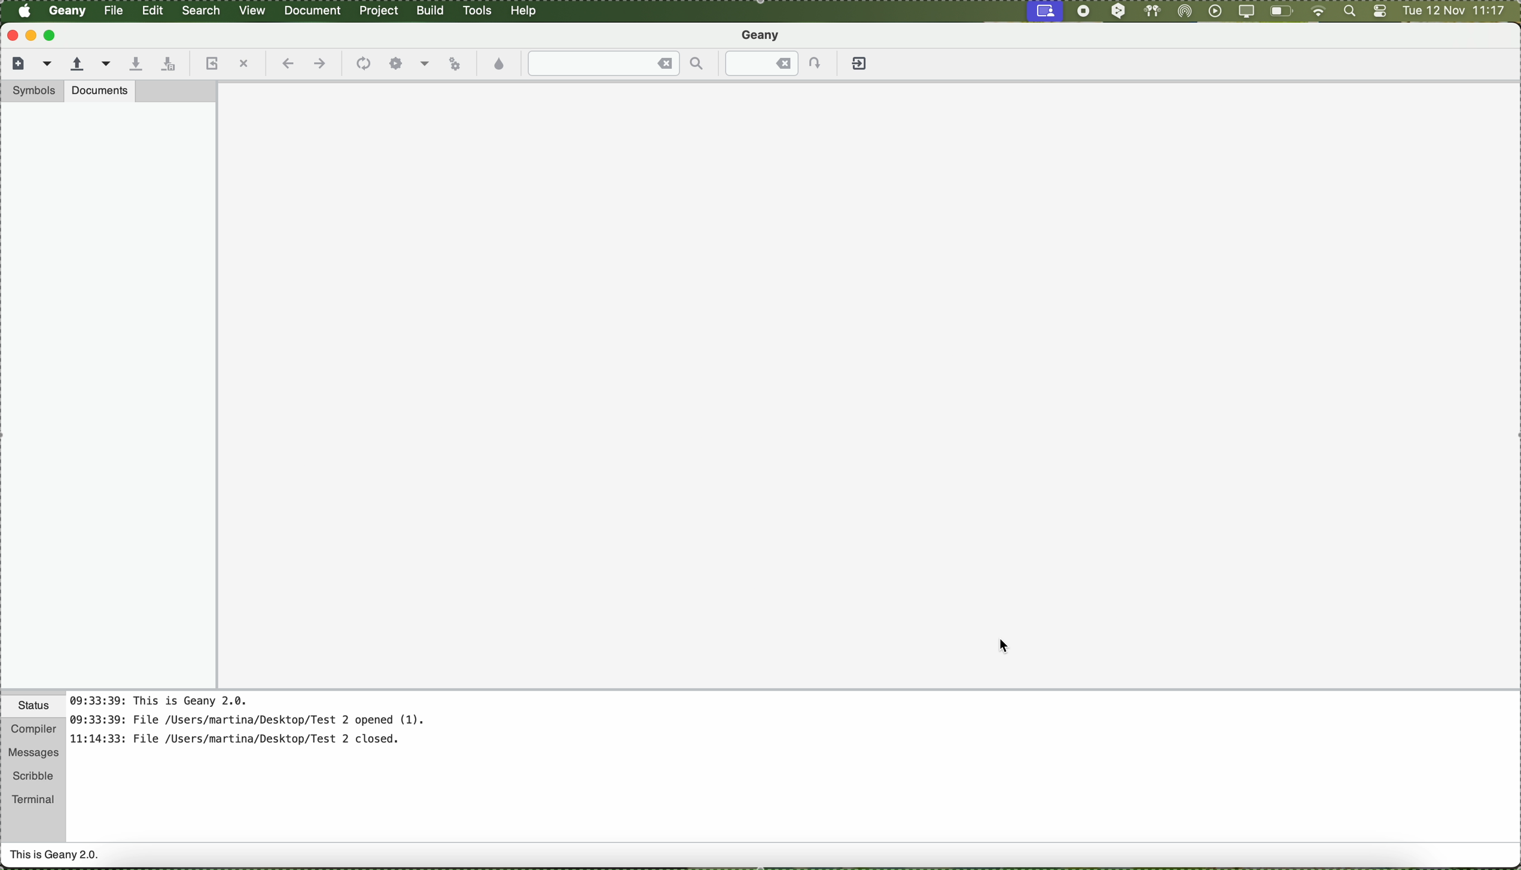 The image size is (1521, 870). What do you see at coordinates (210, 65) in the screenshot?
I see `reload the current file from disk` at bounding box center [210, 65].